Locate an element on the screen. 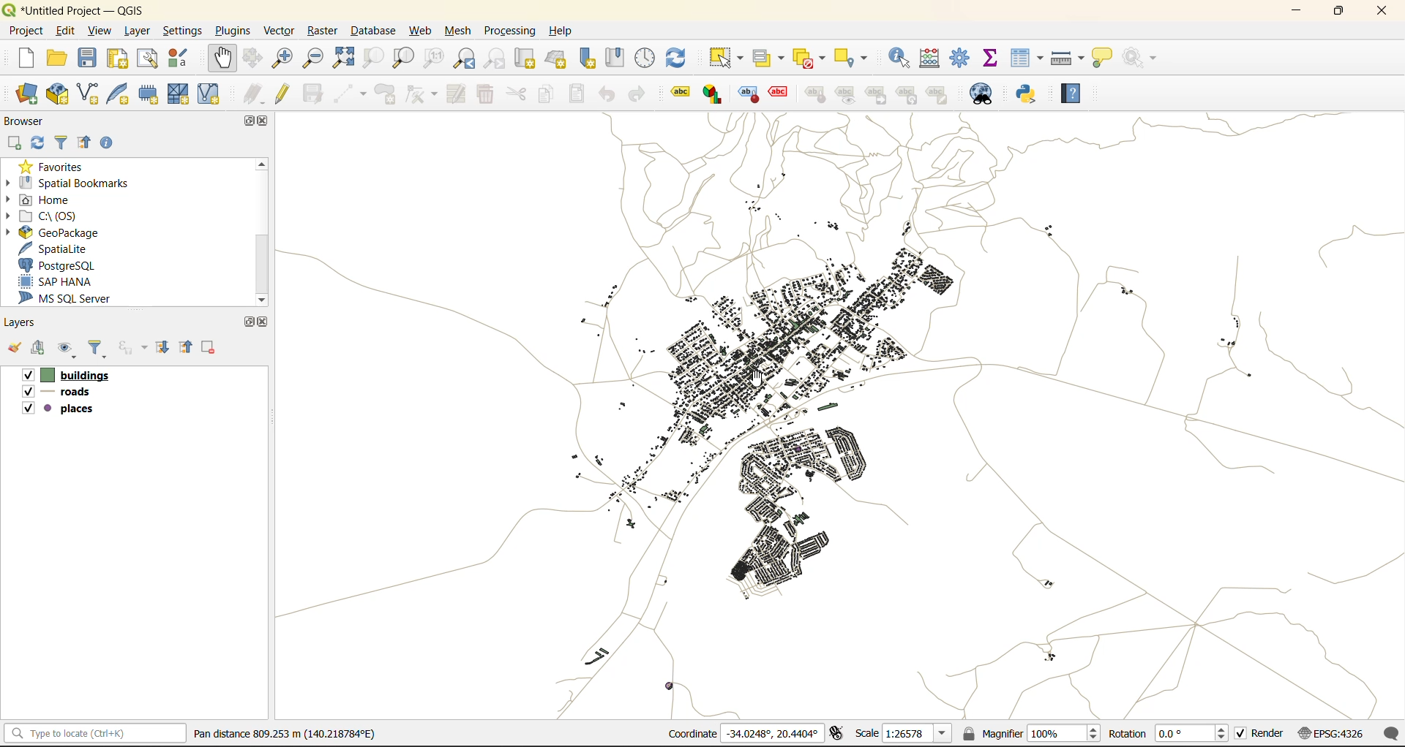  processing is located at coordinates (509, 31).